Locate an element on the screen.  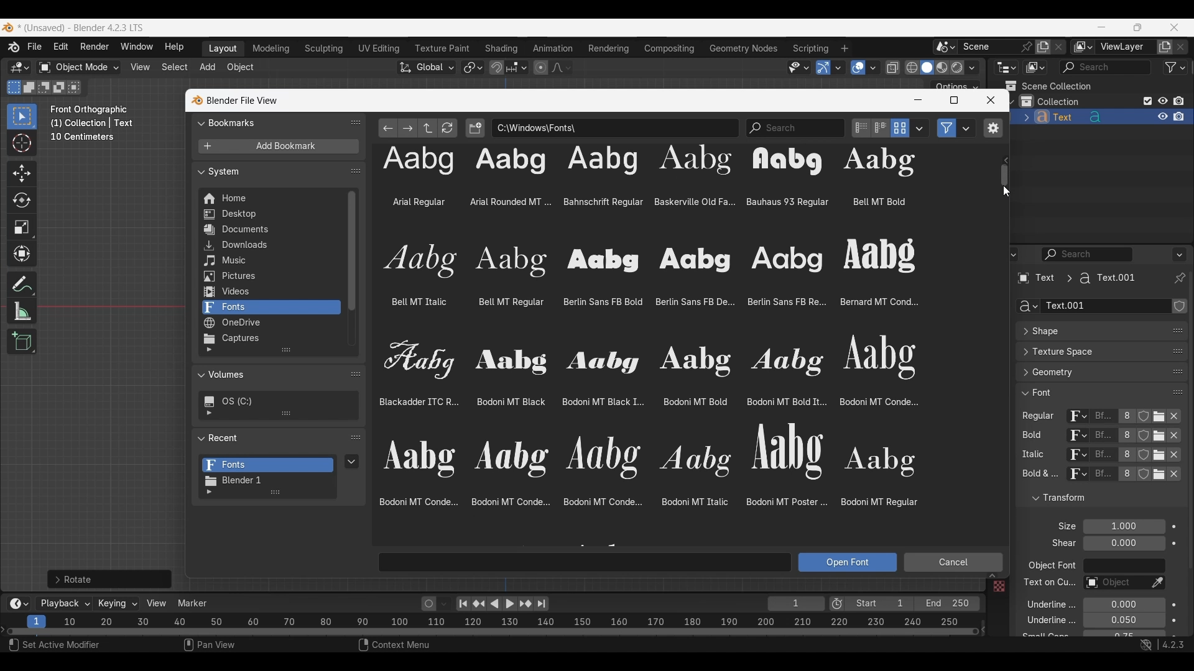
Viewport shading, solid is located at coordinates (927, 68).